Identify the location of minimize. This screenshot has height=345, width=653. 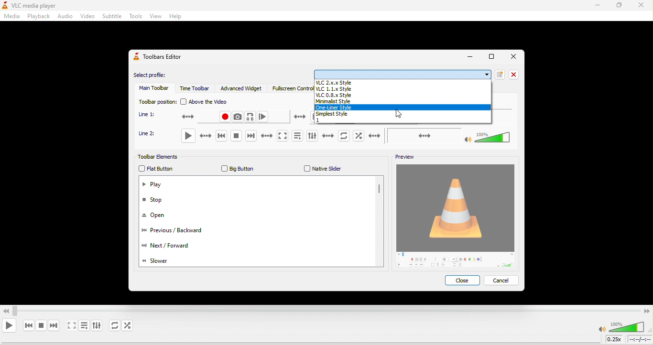
(594, 6).